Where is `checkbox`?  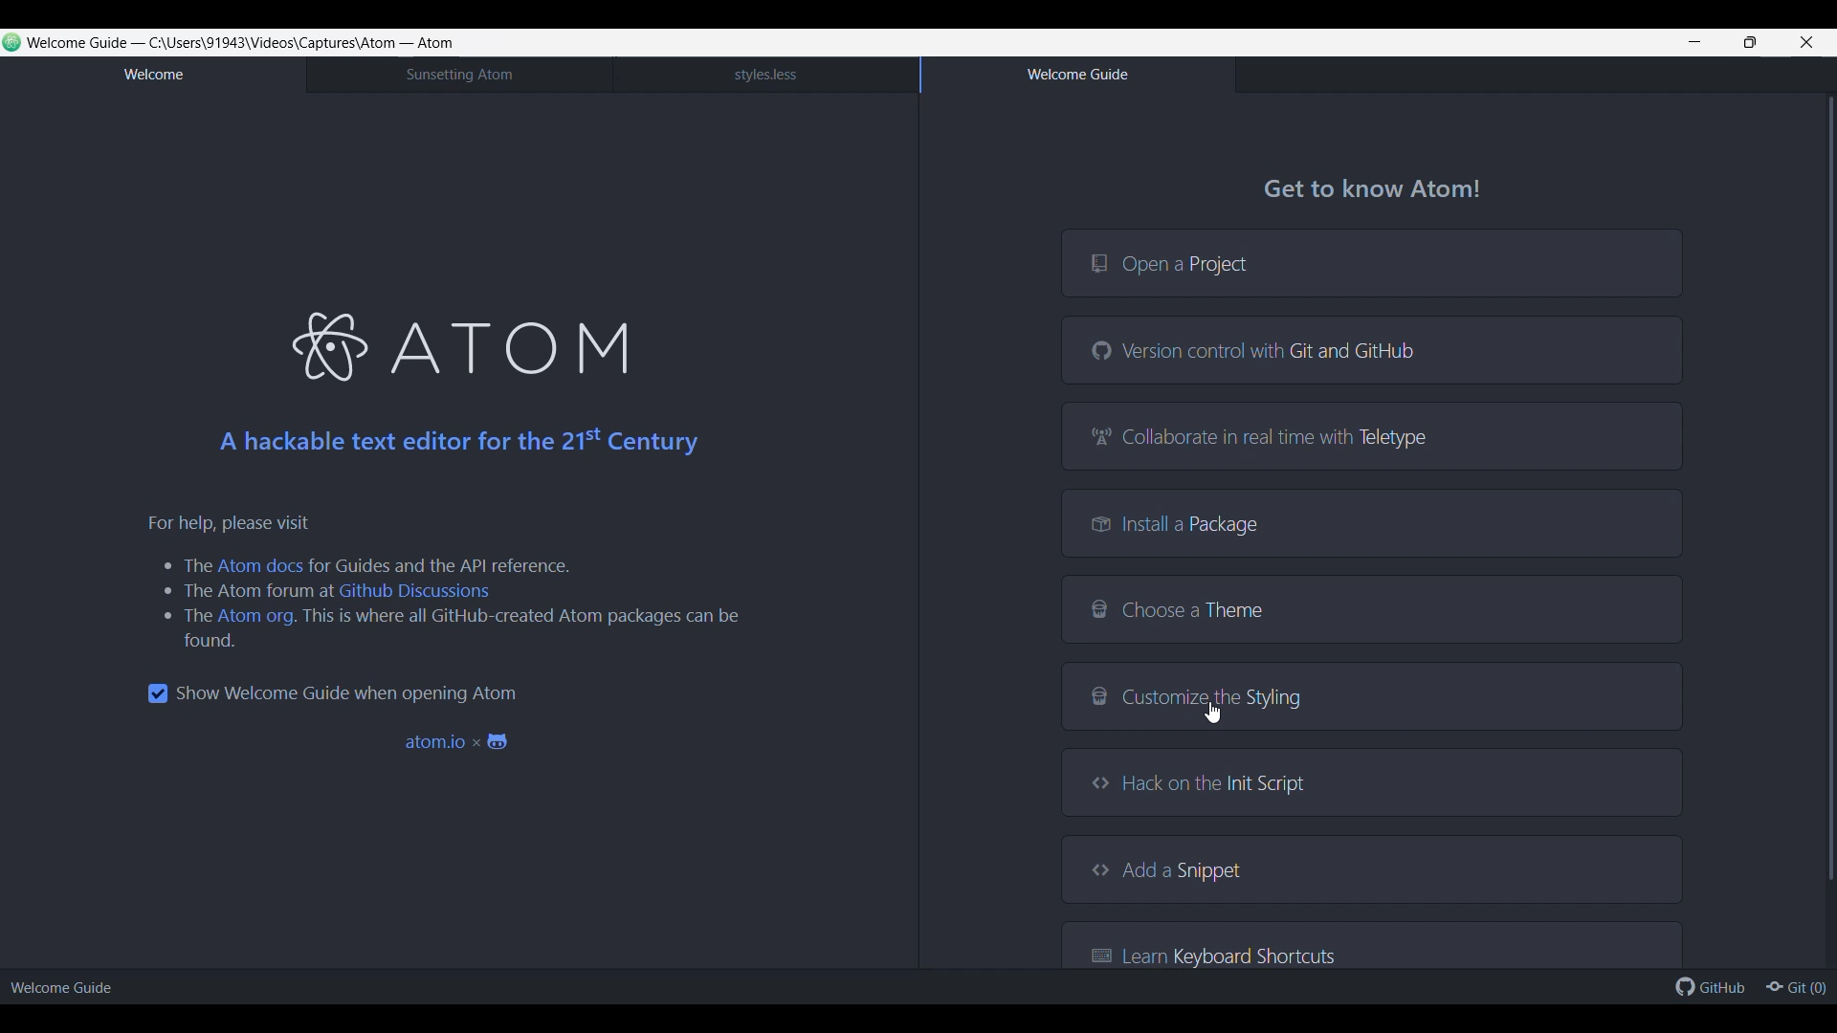
checkbox is located at coordinates (150, 692).